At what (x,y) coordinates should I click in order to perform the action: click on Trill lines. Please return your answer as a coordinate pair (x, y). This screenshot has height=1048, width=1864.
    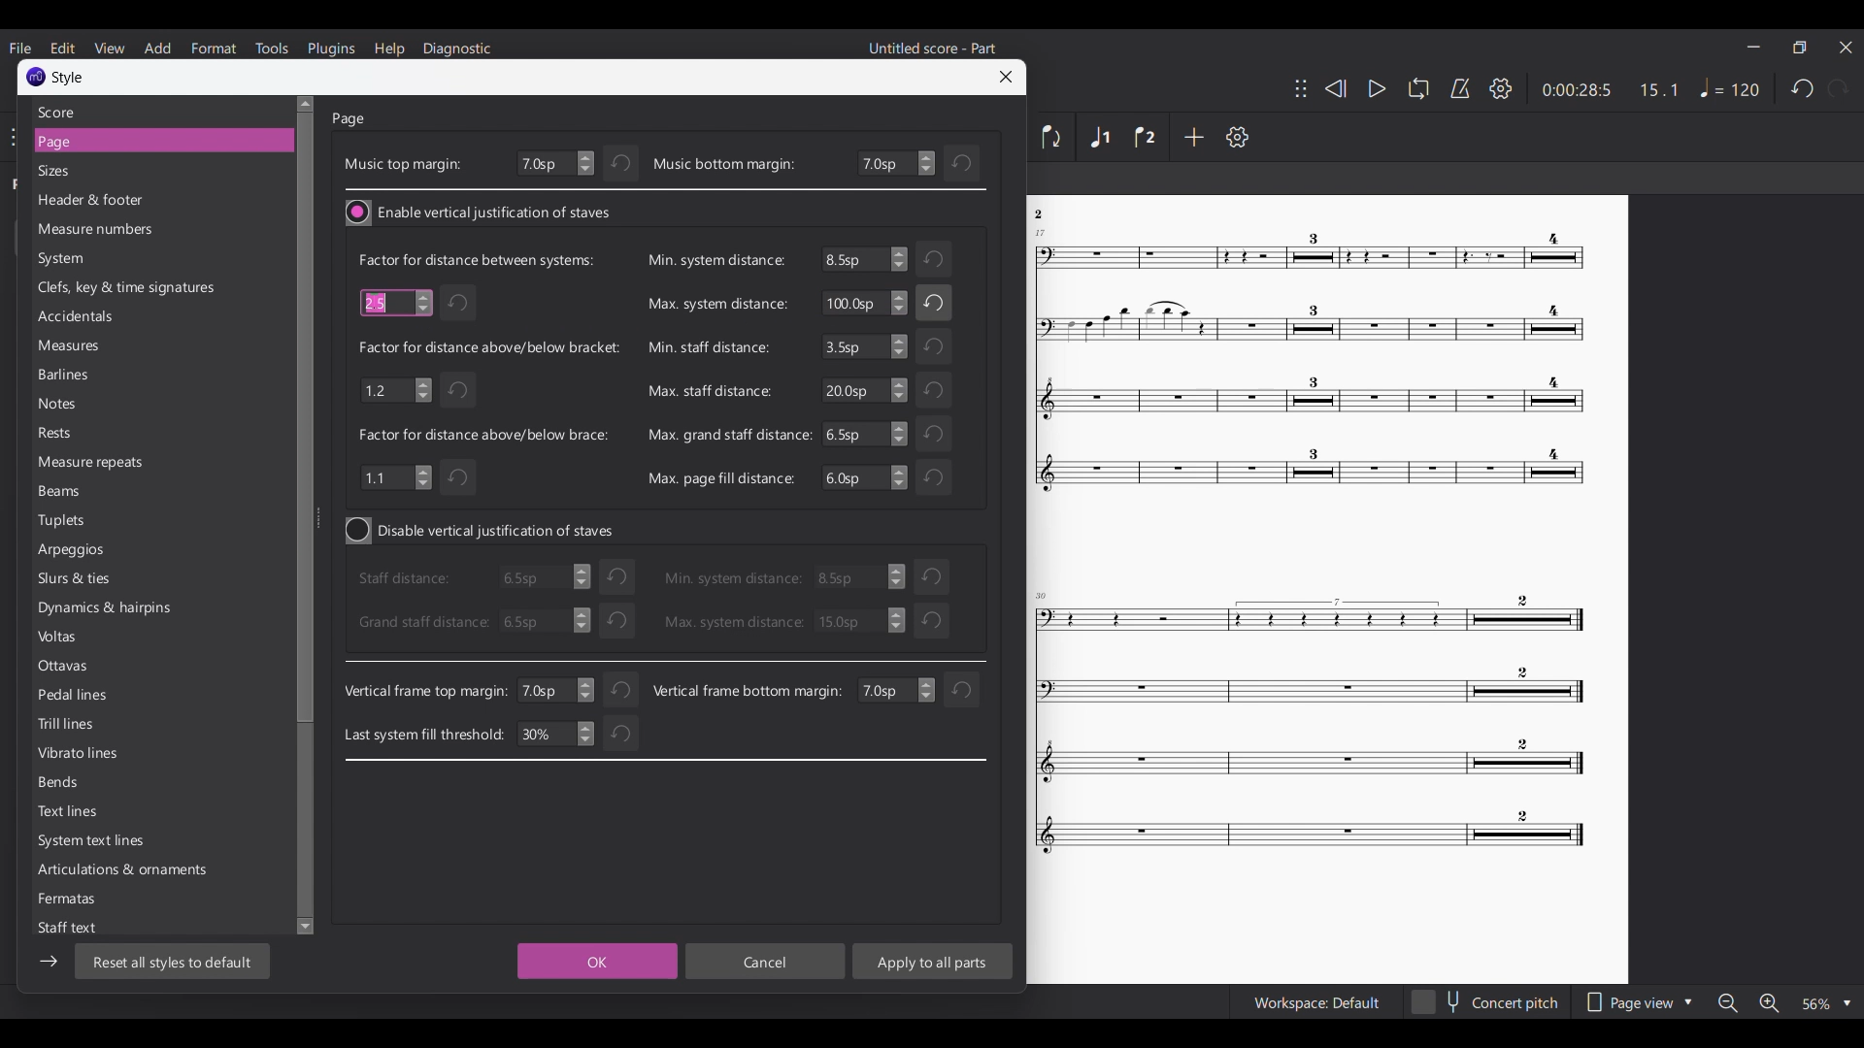
    Looking at the image, I should click on (104, 724).